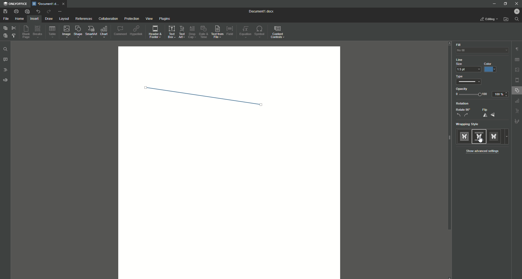  I want to click on Blue Color, so click(491, 68).